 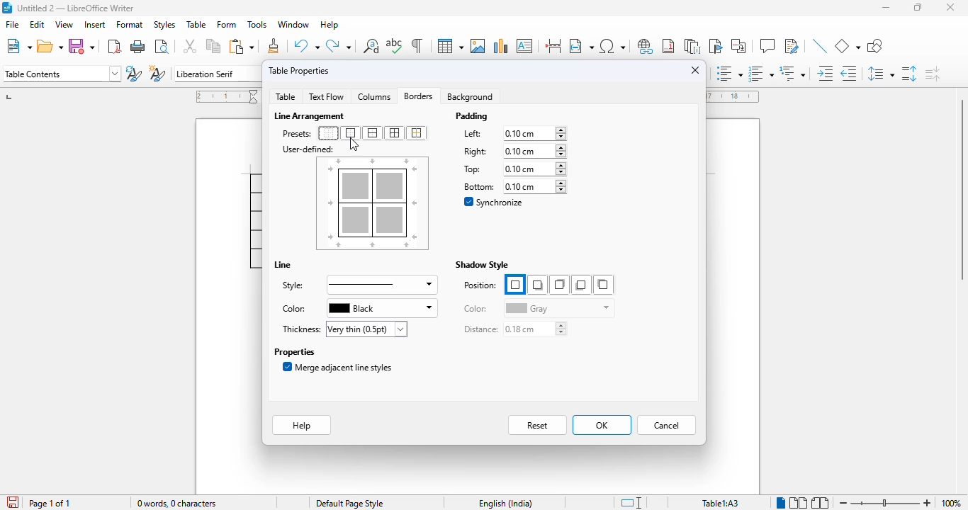 What do you see at coordinates (11, 25) in the screenshot?
I see `file` at bounding box center [11, 25].